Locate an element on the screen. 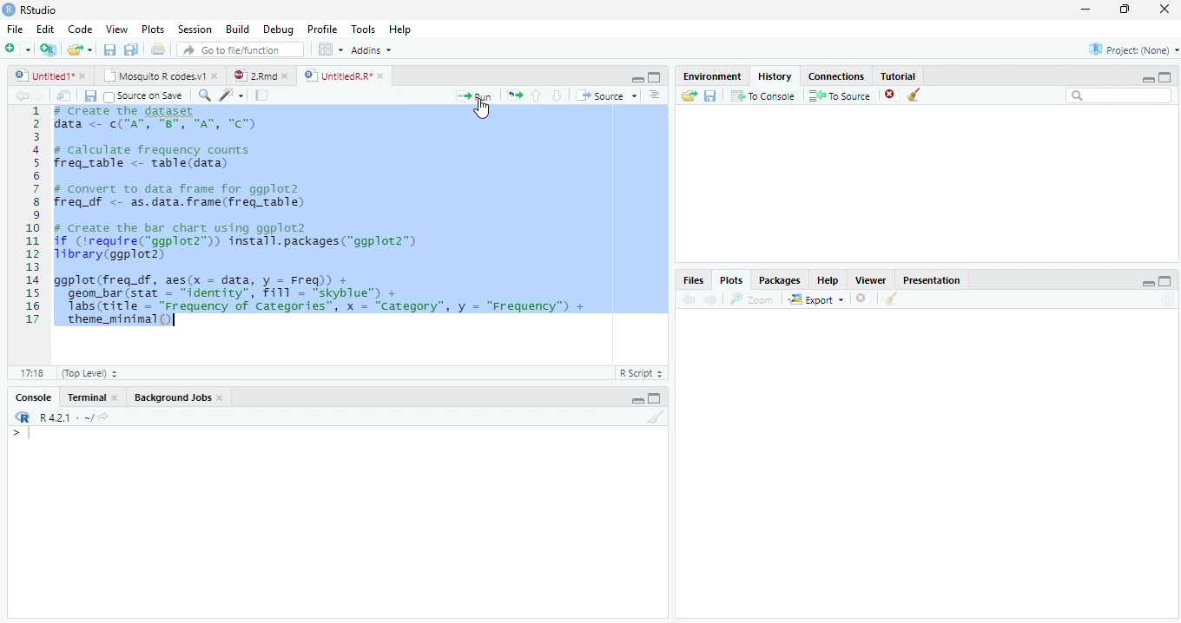 Image resolution: width=1181 pixels, height=623 pixels. Zoom is located at coordinates (205, 96).